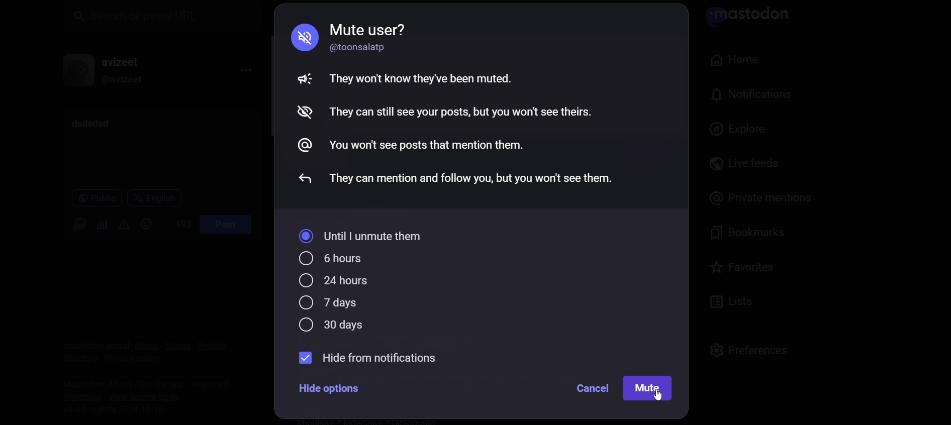  What do you see at coordinates (90, 200) in the screenshot?
I see `public` at bounding box center [90, 200].